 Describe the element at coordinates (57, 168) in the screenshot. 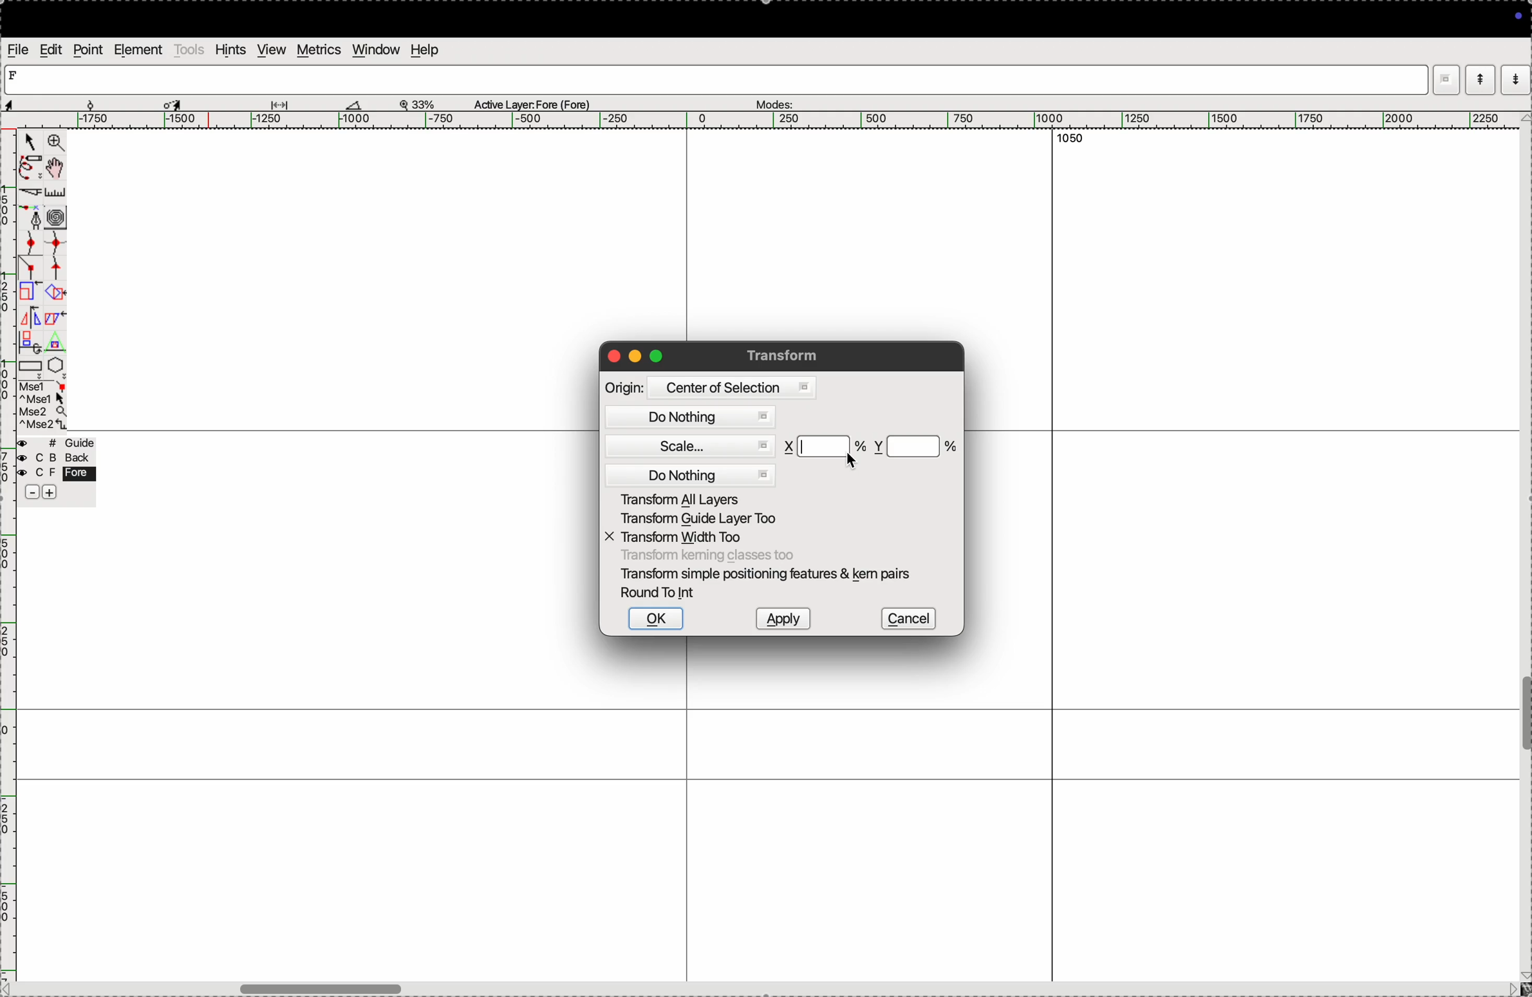

I see `toggle` at that location.